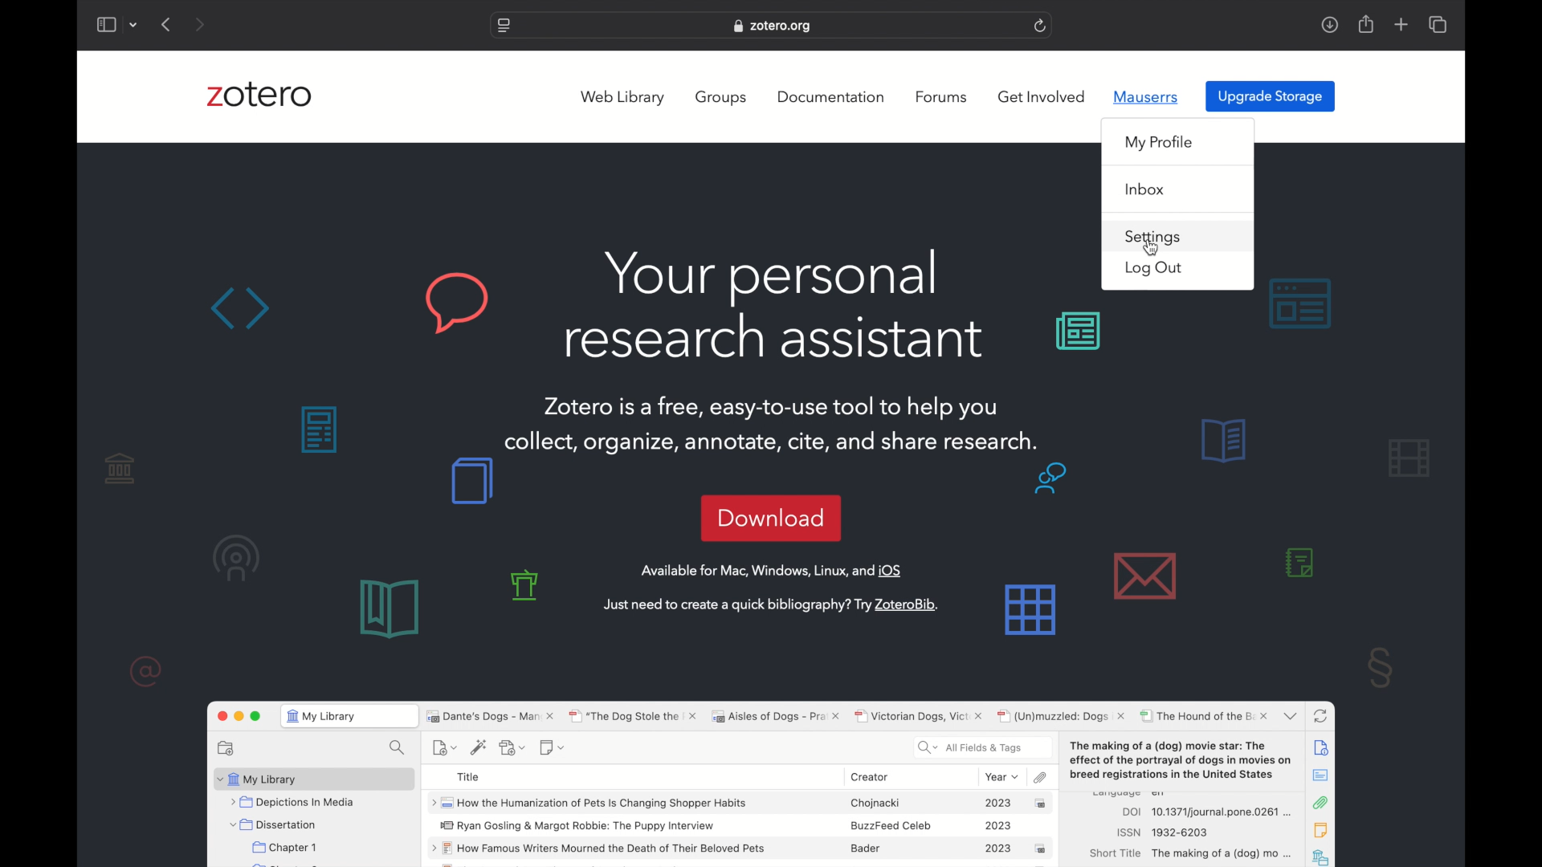 The image size is (1542, 867). What do you see at coordinates (1064, 551) in the screenshot?
I see `background graphics` at bounding box center [1064, 551].